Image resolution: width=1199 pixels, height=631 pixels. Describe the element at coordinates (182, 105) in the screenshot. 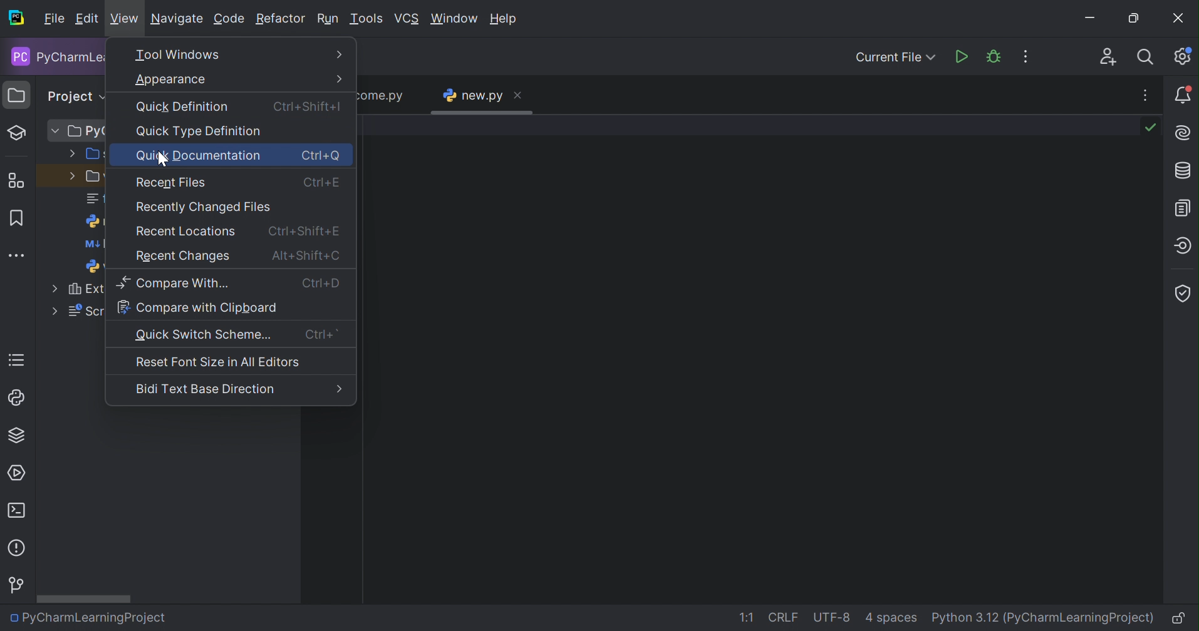

I see `Quick Definition` at that location.